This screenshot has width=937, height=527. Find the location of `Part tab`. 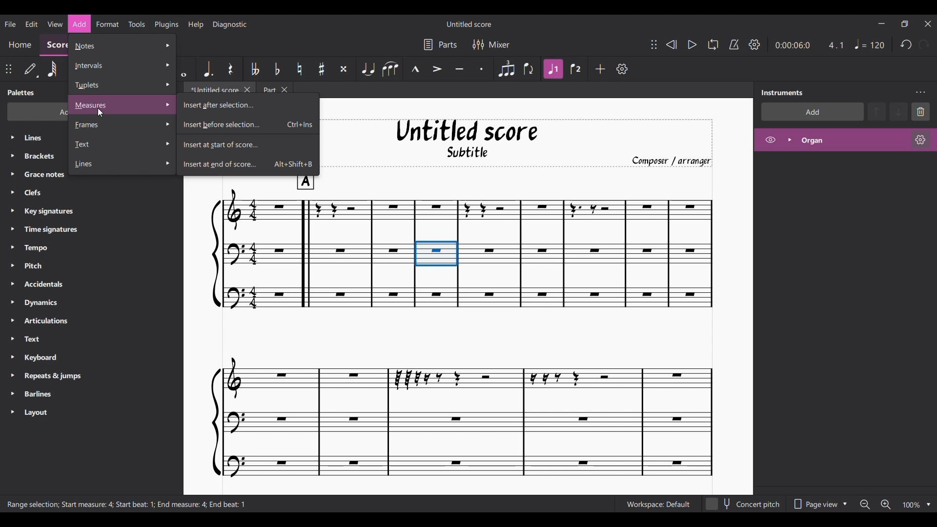

Part tab is located at coordinates (268, 90).